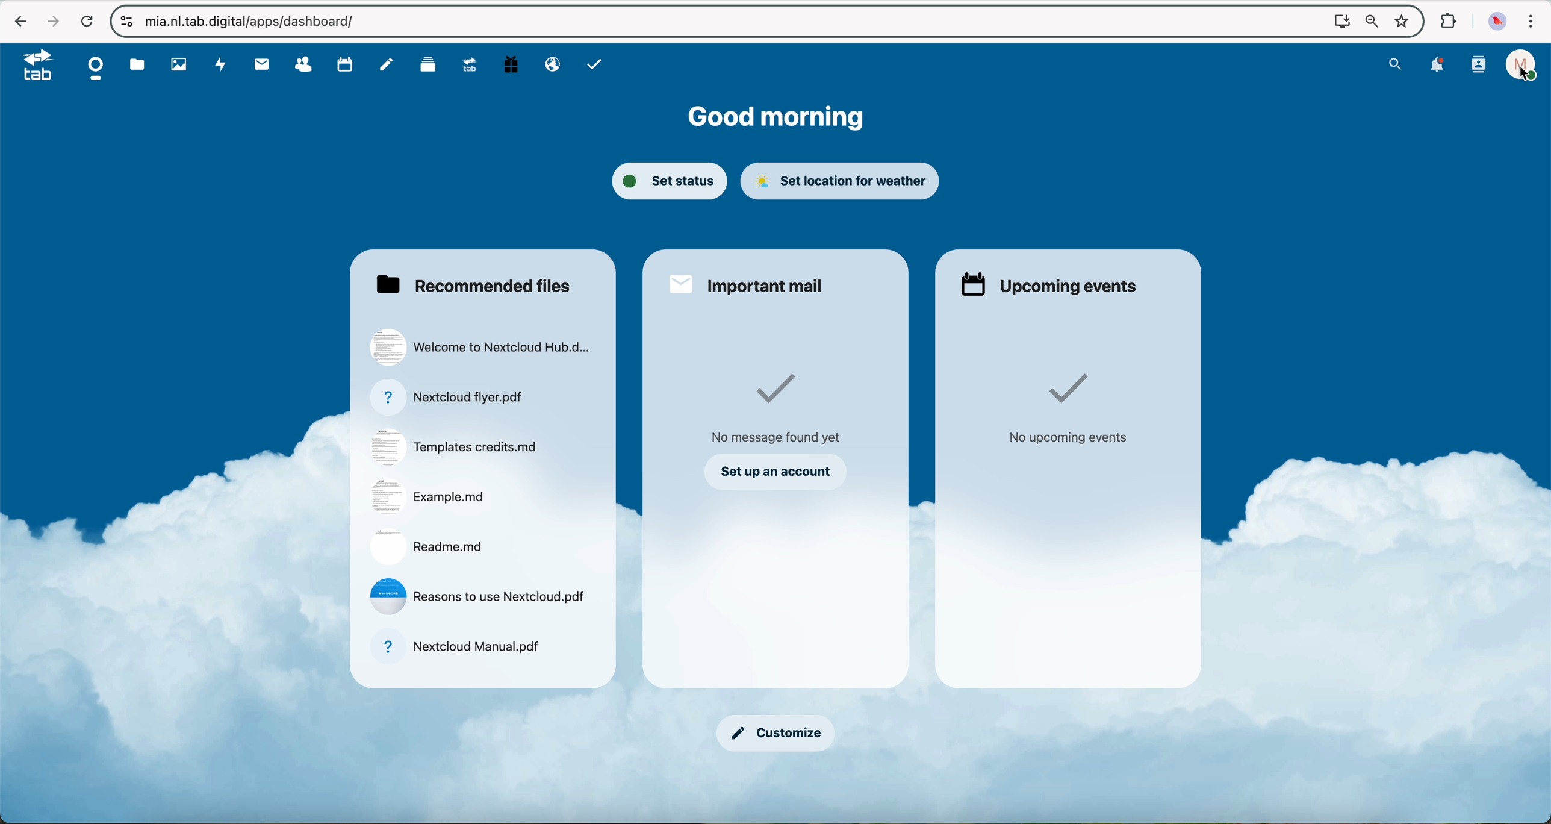 The height and width of the screenshot is (824, 1551). What do you see at coordinates (32, 66) in the screenshot?
I see `tab logo` at bounding box center [32, 66].